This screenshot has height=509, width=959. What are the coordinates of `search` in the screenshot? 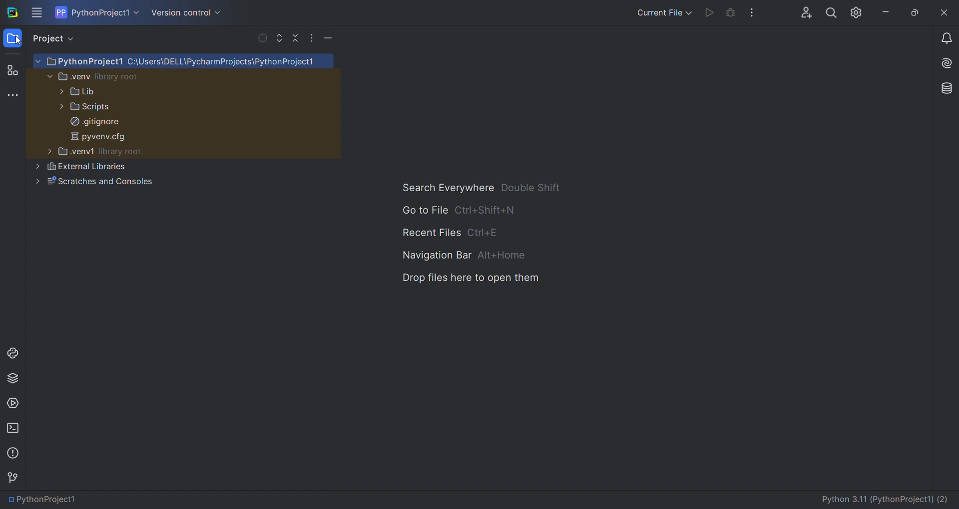 It's located at (830, 12).